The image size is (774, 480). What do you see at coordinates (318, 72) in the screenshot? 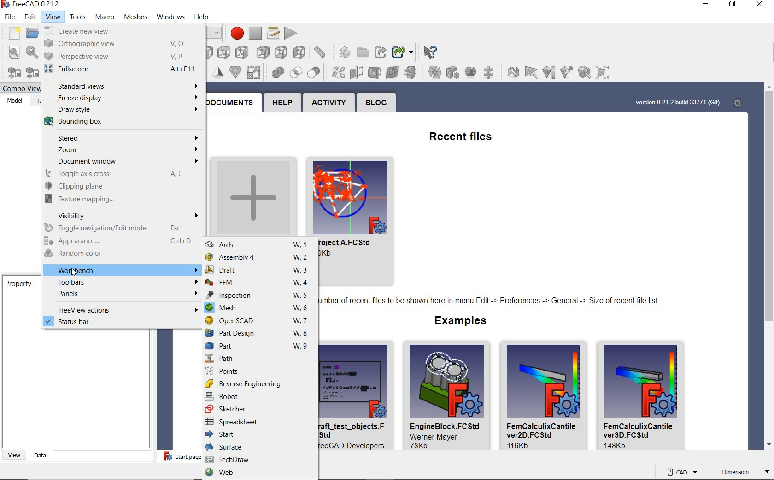
I see `cut mesh` at bounding box center [318, 72].